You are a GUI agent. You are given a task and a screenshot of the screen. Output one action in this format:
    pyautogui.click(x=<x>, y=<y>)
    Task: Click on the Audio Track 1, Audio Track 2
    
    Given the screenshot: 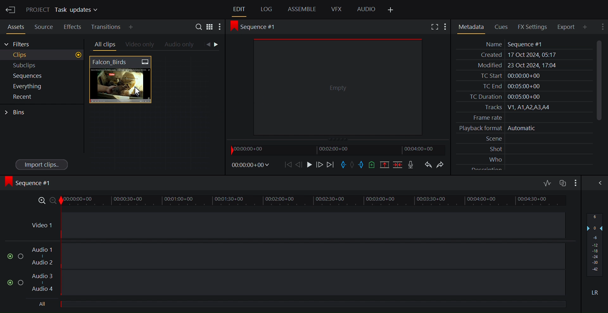 What is the action you would take?
    pyautogui.click(x=299, y=256)
    